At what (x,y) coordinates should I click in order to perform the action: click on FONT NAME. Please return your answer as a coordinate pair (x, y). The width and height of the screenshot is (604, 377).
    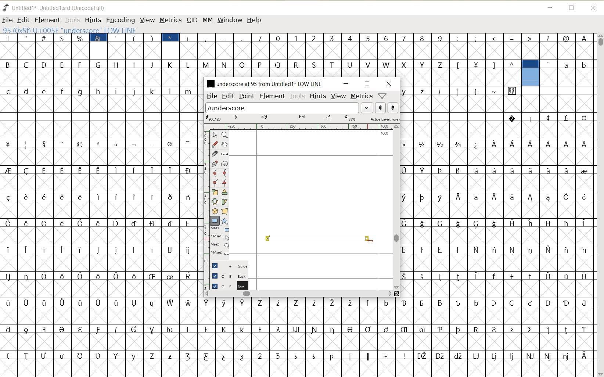
    Looking at the image, I should click on (264, 83).